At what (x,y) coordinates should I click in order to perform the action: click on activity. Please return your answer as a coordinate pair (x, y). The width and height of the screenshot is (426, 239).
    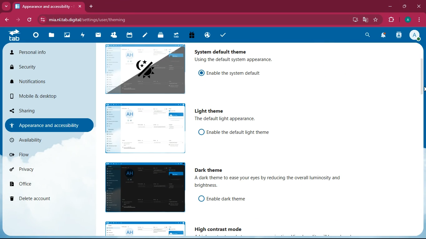
    Looking at the image, I should click on (83, 35).